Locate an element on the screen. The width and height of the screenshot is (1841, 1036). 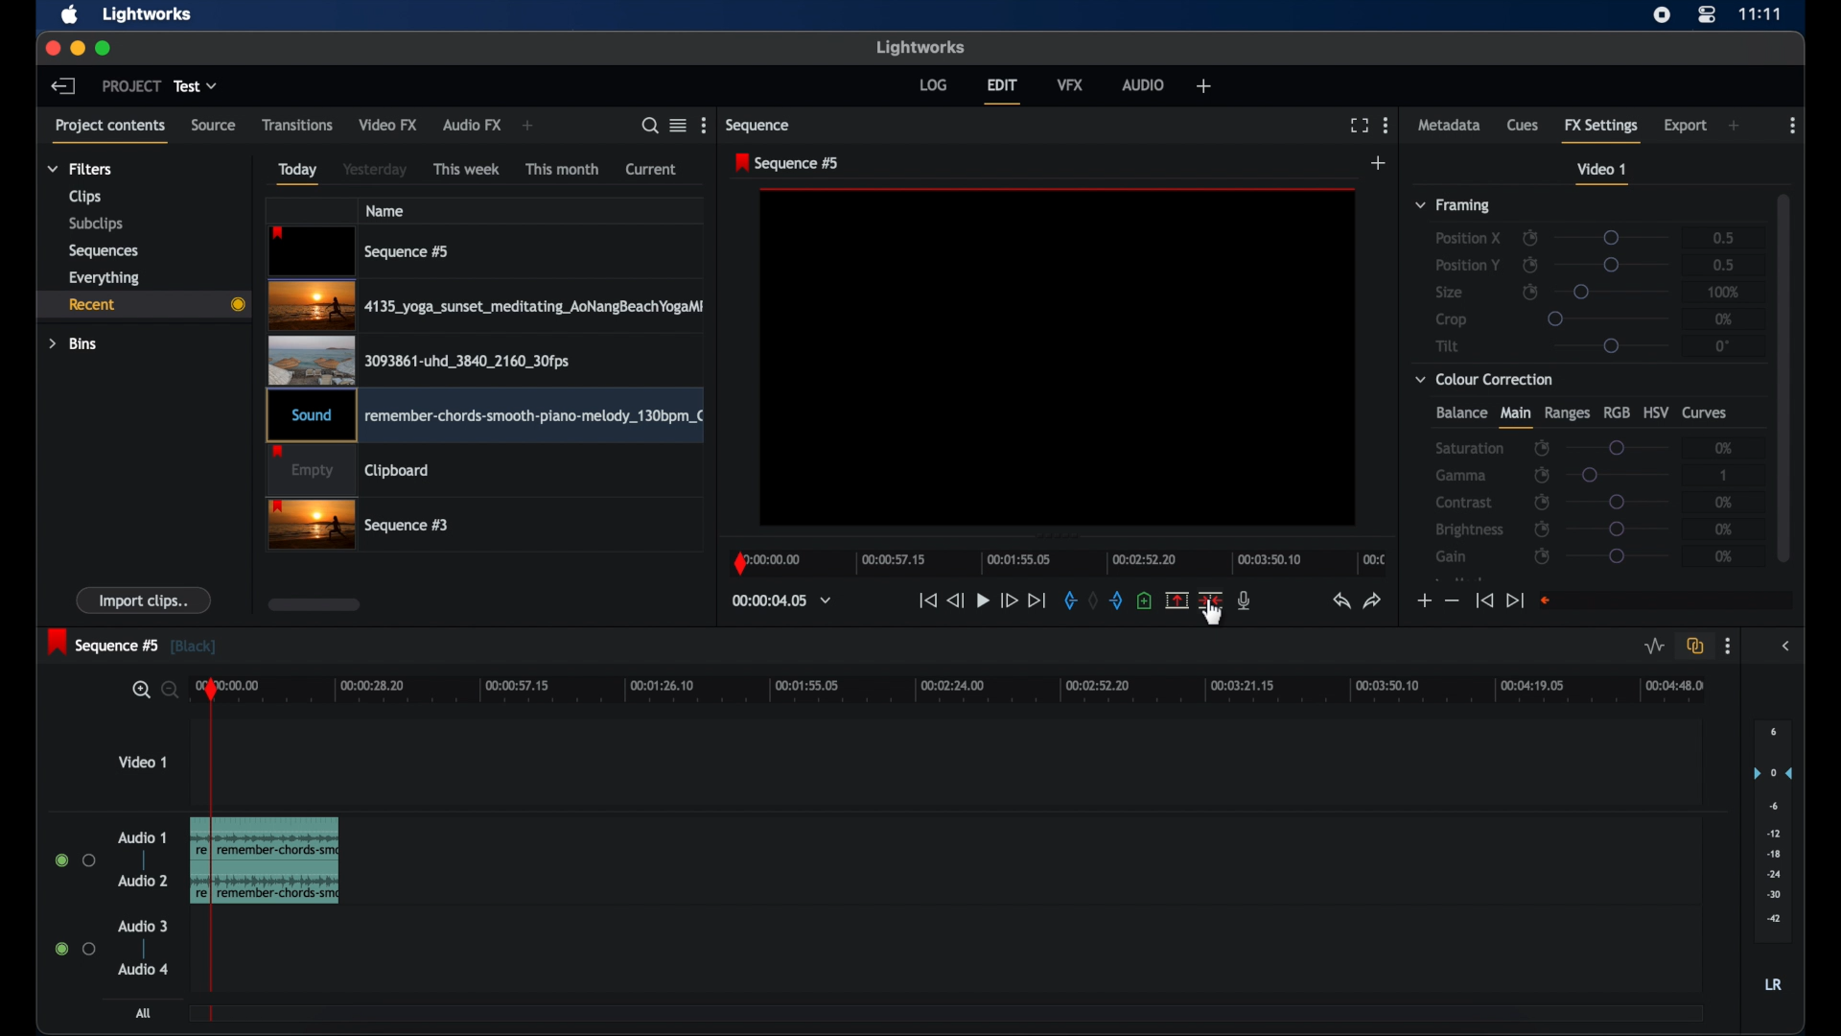
audio is located at coordinates (1143, 85).